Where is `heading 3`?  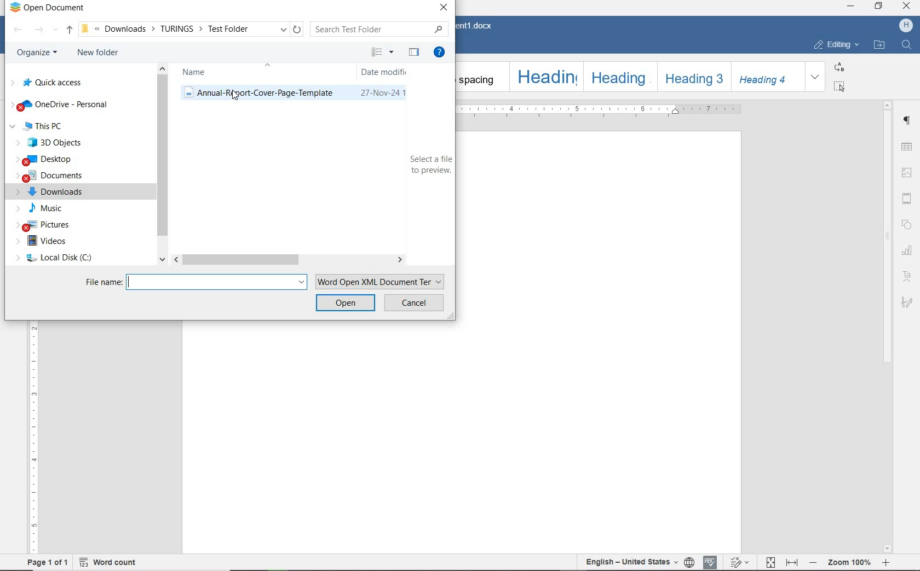
heading 3 is located at coordinates (693, 76).